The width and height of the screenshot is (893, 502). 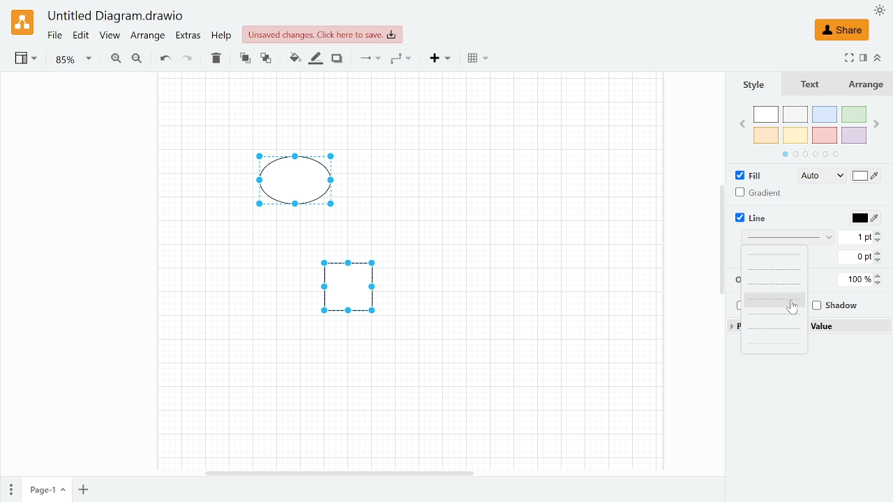 What do you see at coordinates (82, 36) in the screenshot?
I see `Edit` at bounding box center [82, 36].